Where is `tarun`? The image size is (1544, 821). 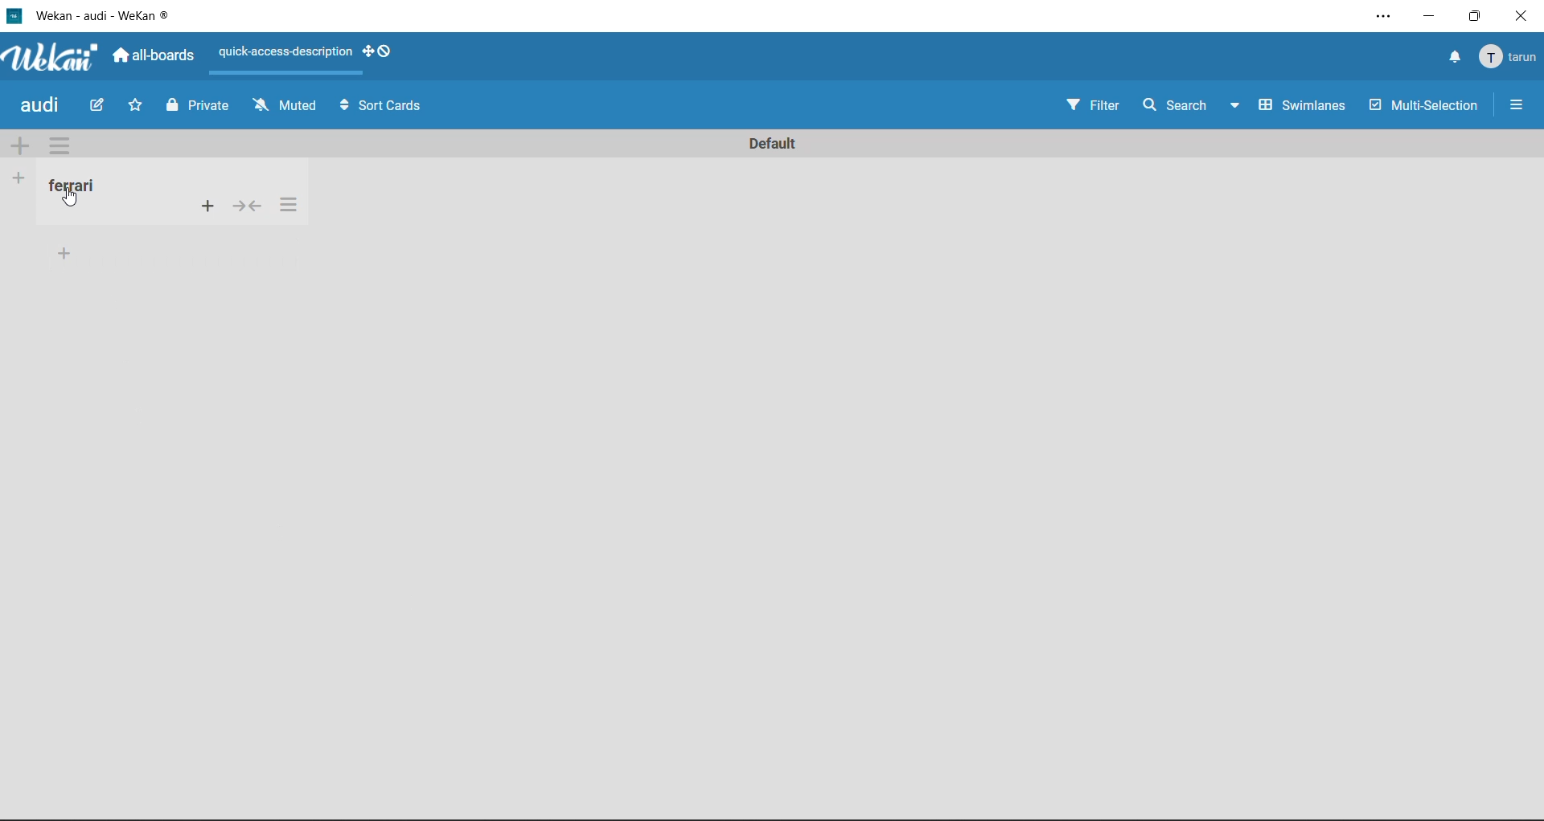 tarun is located at coordinates (1510, 60).